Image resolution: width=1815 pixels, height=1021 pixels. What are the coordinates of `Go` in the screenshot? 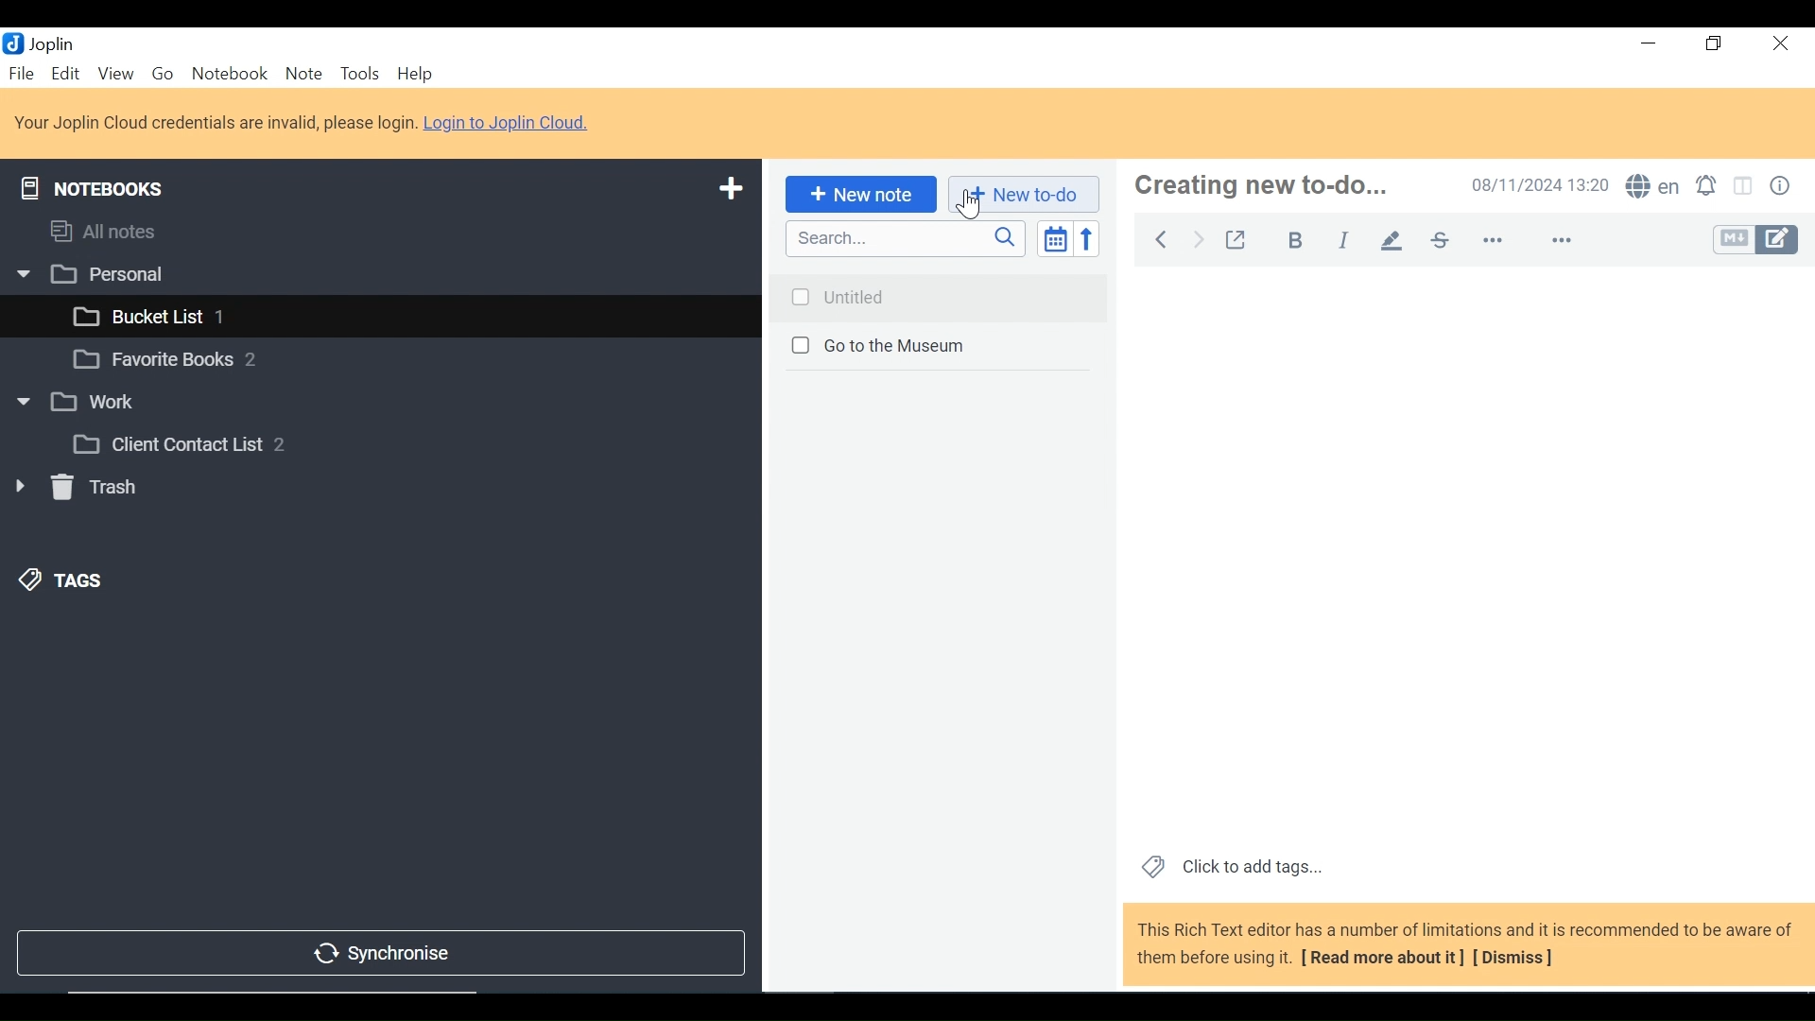 It's located at (165, 76).